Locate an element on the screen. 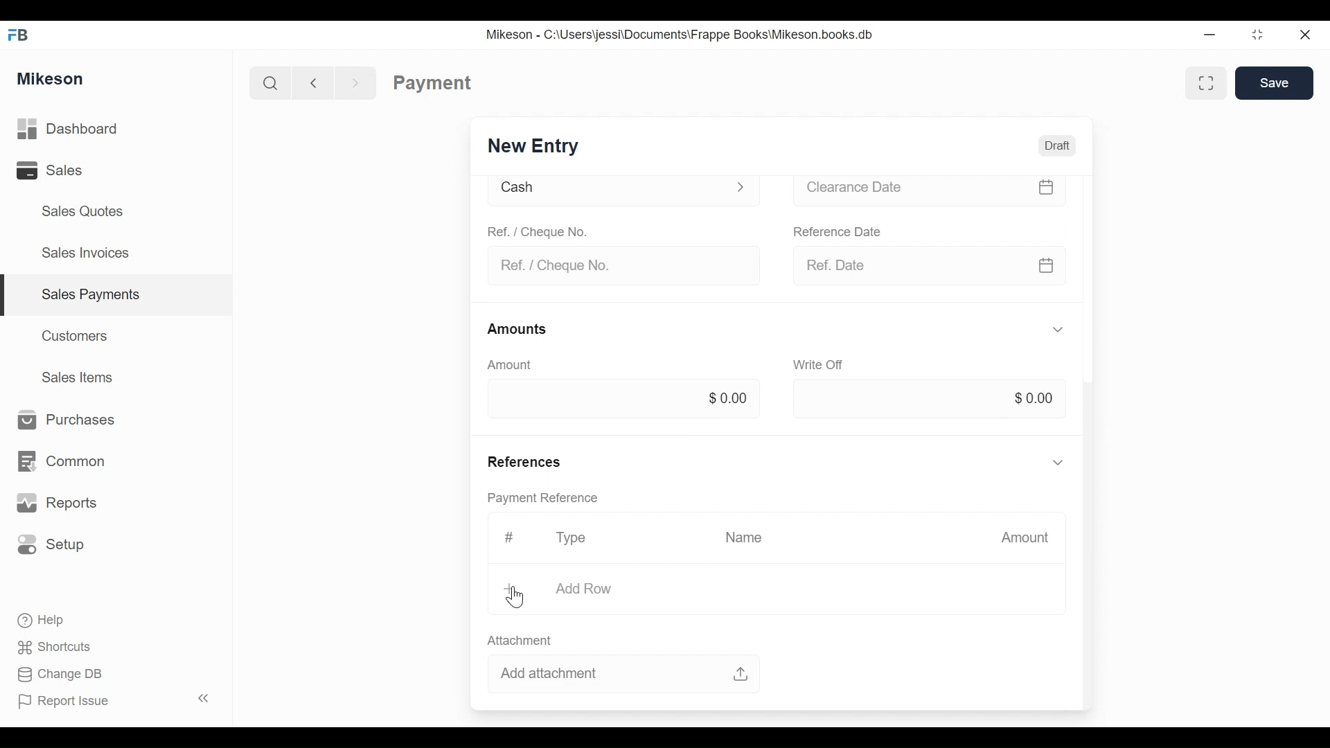 This screenshot has height=748, width=1330. Sales is located at coordinates (48, 172).